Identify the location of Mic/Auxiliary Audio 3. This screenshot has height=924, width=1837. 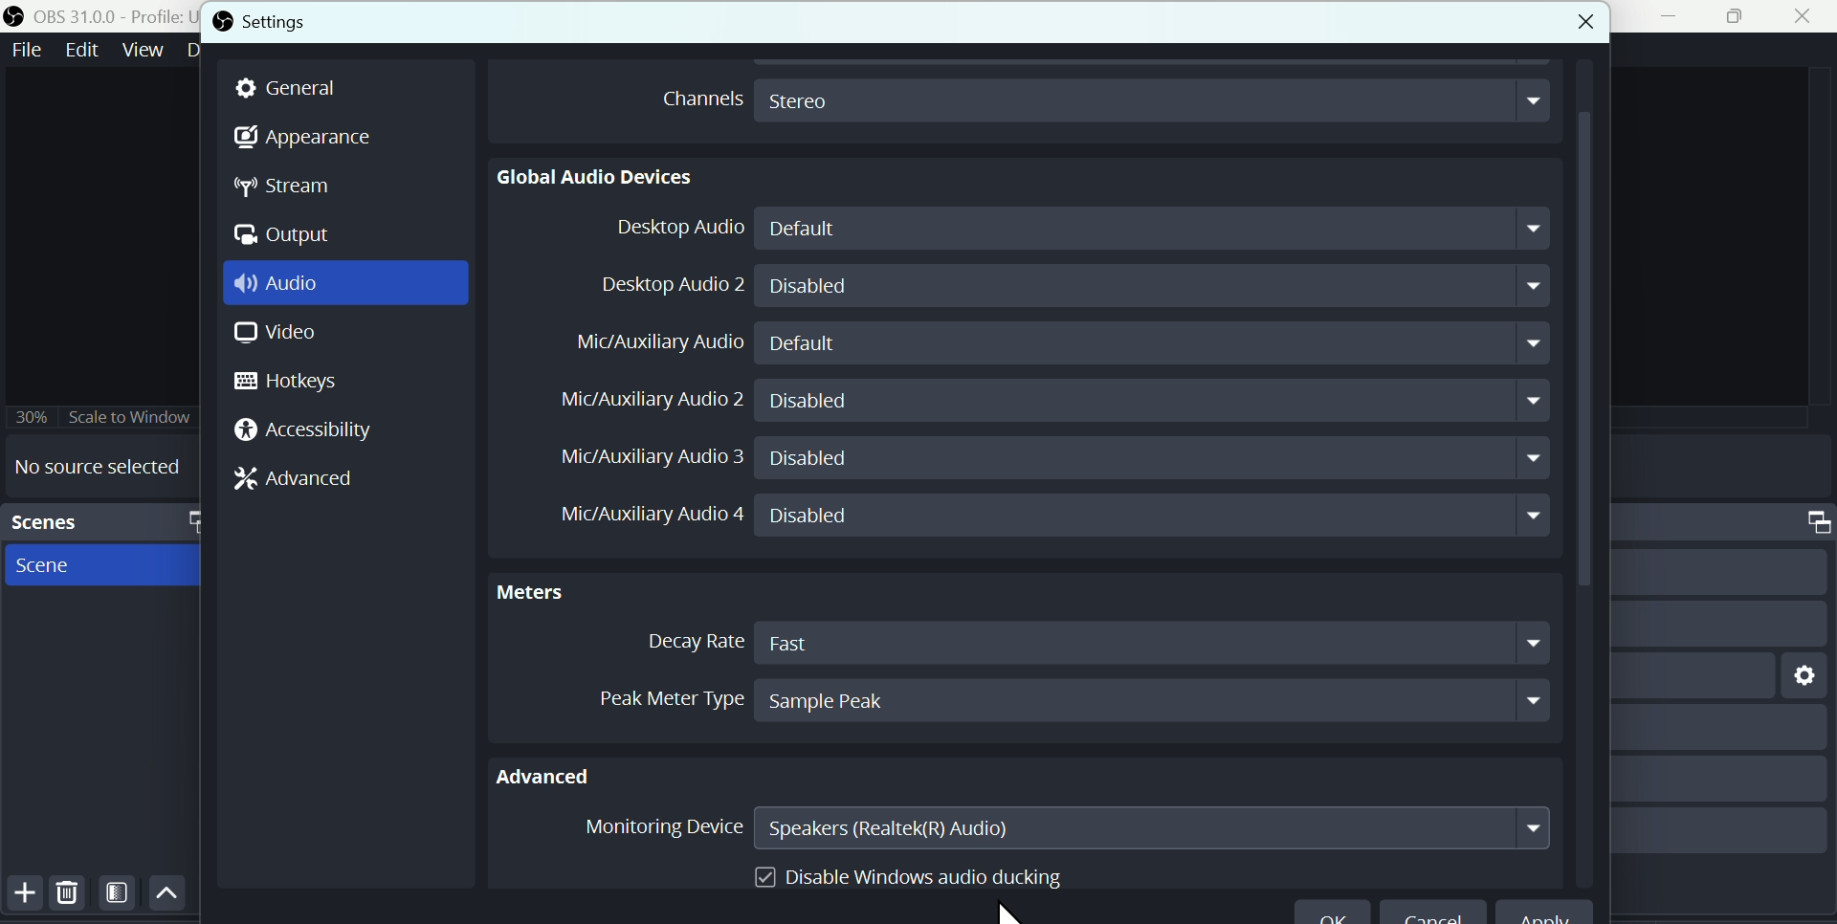
(641, 457).